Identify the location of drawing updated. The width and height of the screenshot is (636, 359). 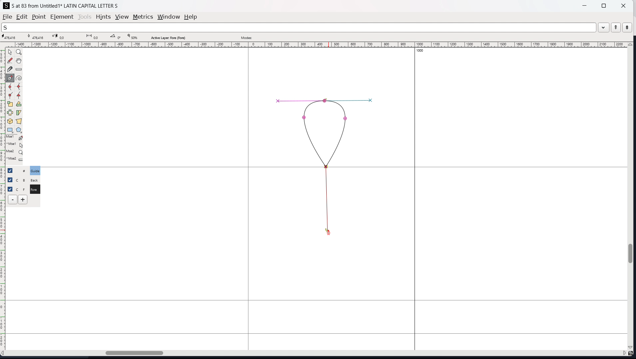
(324, 166).